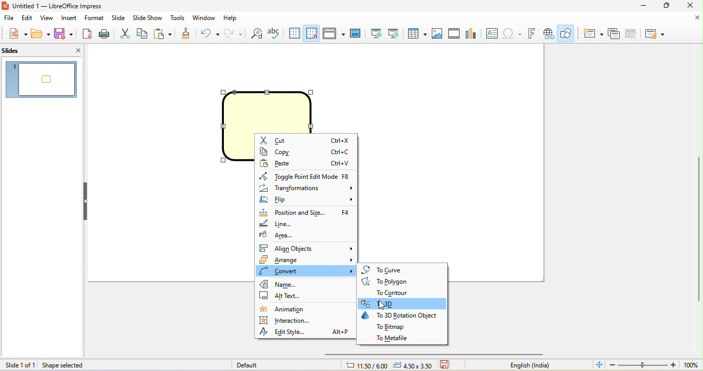 The height and width of the screenshot is (371, 703). What do you see at coordinates (276, 33) in the screenshot?
I see `spelling` at bounding box center [276, 33].